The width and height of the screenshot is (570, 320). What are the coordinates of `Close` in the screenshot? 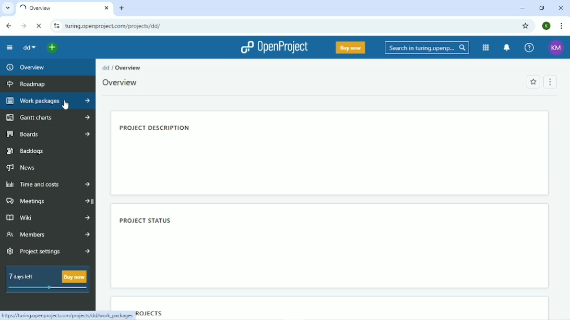 It's located at (561, 8).